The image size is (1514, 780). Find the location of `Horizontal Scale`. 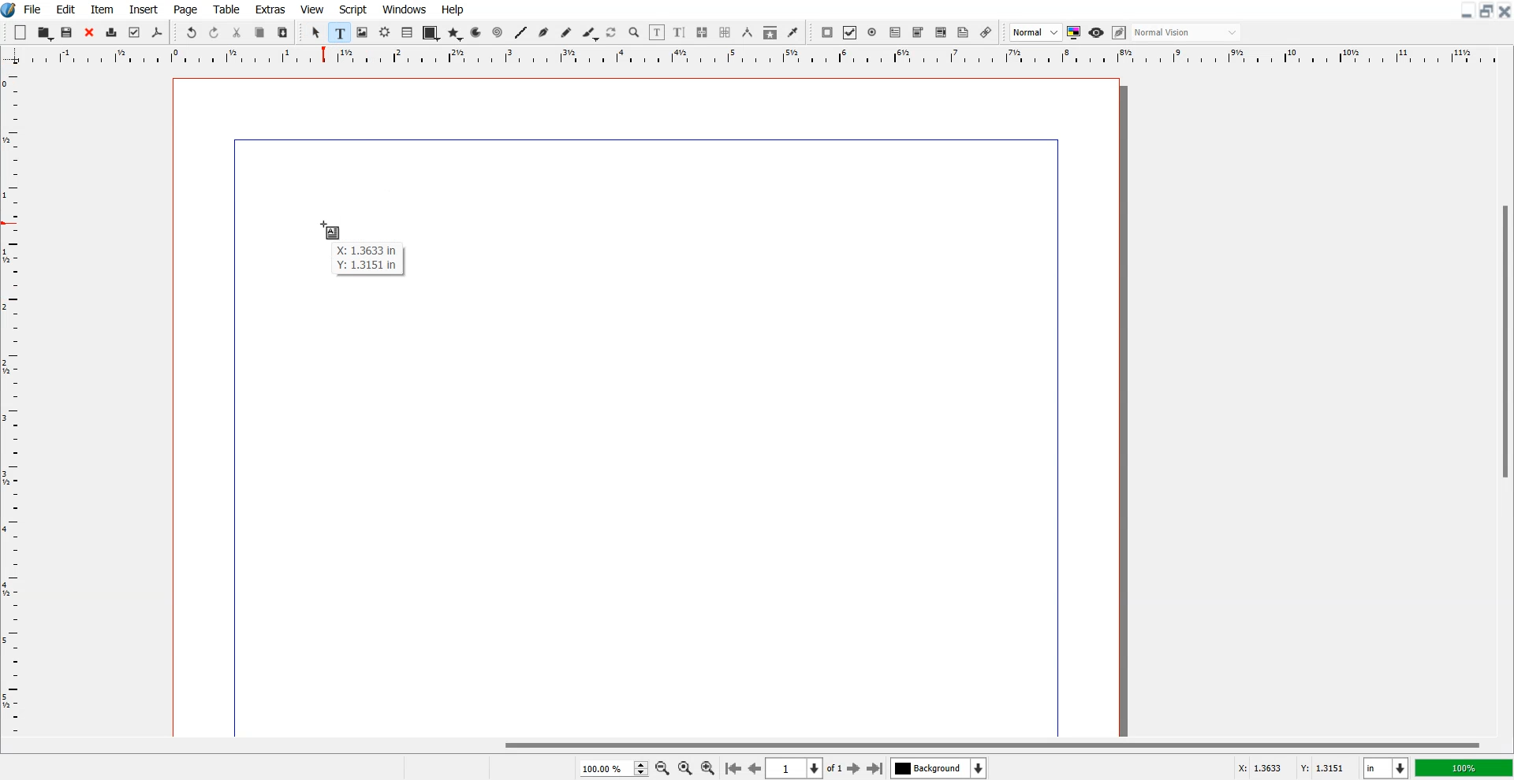

Horizontal Scale is located at coordinates (774, 57).